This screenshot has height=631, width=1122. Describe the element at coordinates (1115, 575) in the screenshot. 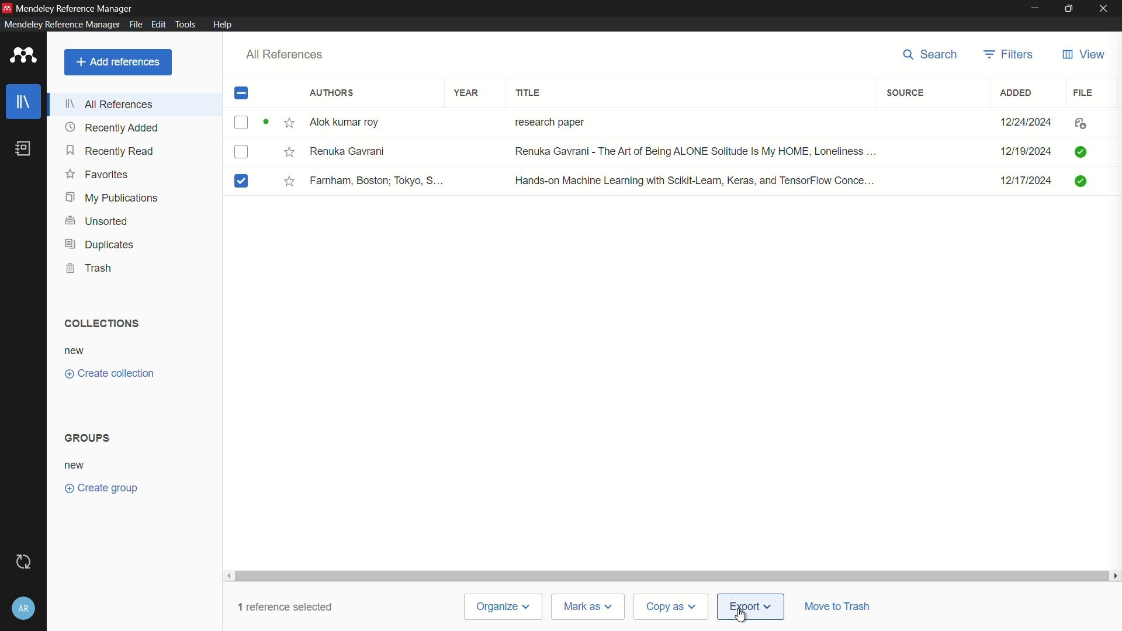

I see `scroll right` at that location.